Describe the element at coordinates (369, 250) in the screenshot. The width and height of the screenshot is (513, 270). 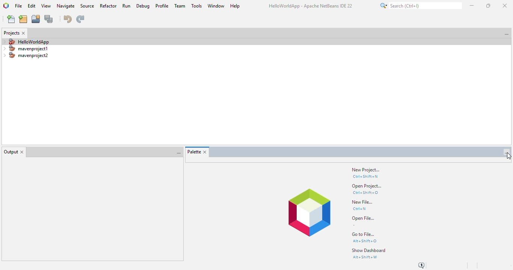
I see `show dashboard` at that location.